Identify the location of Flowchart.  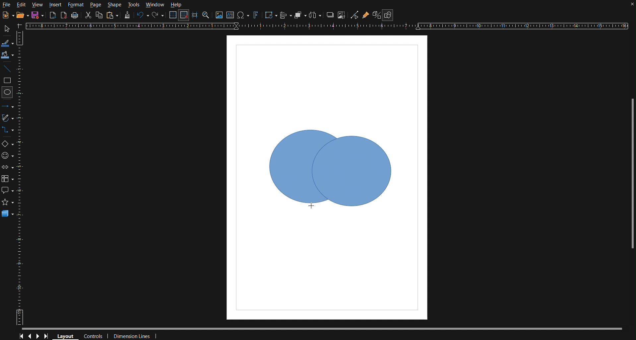
(8, 180).